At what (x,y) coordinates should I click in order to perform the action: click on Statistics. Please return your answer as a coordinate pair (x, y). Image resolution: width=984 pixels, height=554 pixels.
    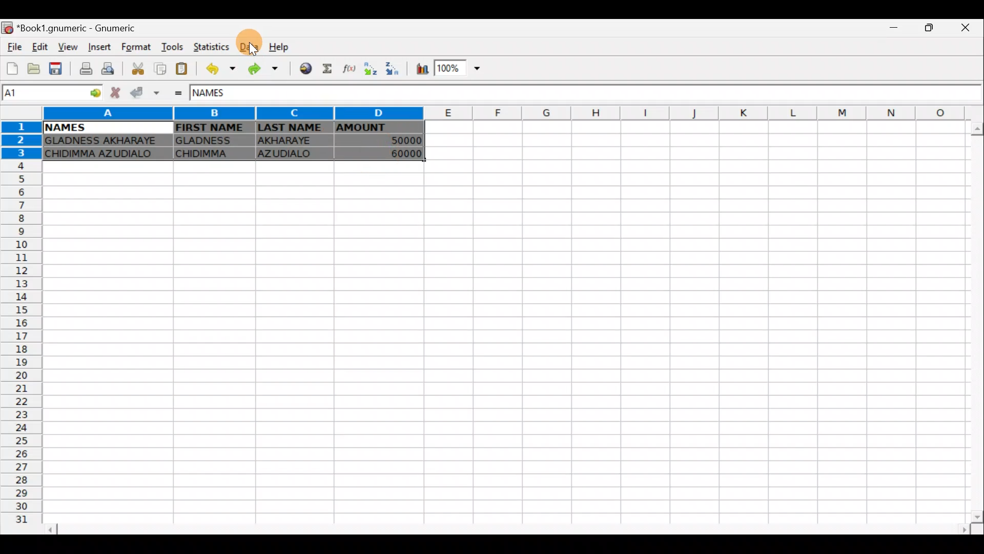
    Looking at the image, I should click on (212, 48).